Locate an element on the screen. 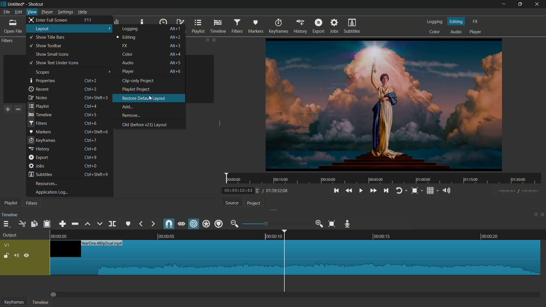 The image size is (546, 307). keyframes is located at coordinates (42, 140).